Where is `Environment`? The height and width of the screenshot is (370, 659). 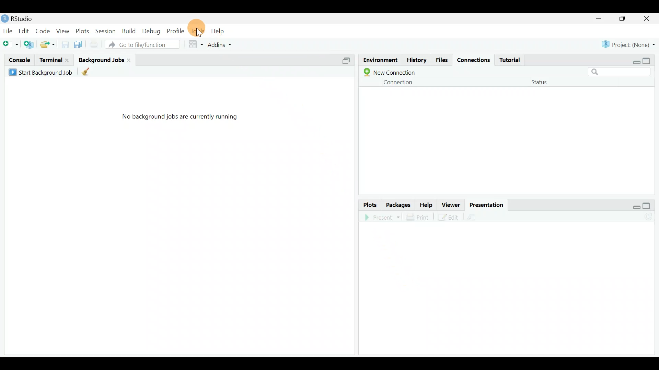 Environment is located at coordinates (381, 59).